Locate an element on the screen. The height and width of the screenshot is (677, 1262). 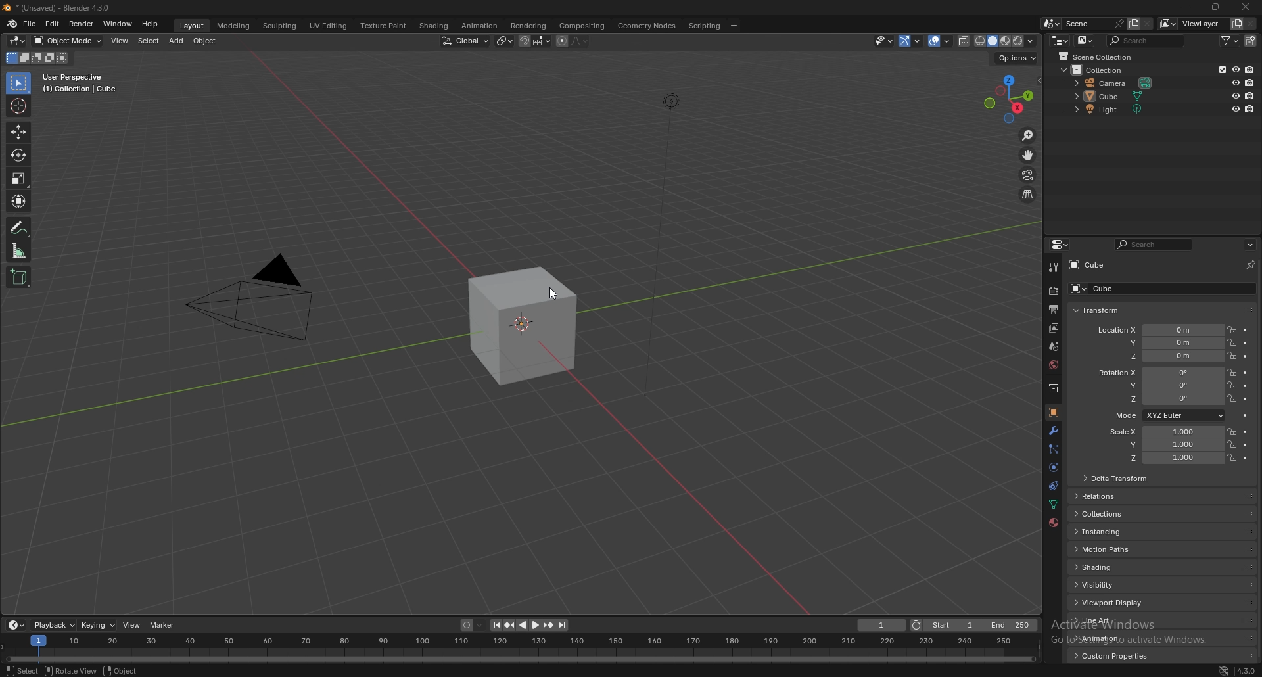
lock is located at coordinates (1231, 431).